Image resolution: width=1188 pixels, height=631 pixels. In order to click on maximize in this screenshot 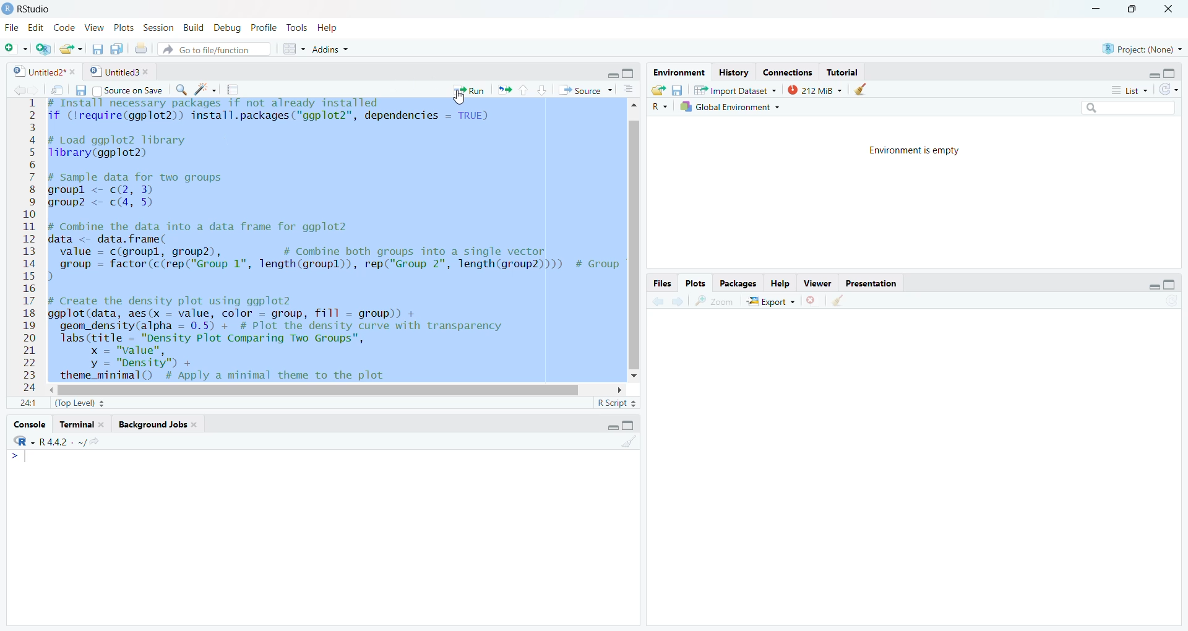, I will do `click(1171, 285)`.